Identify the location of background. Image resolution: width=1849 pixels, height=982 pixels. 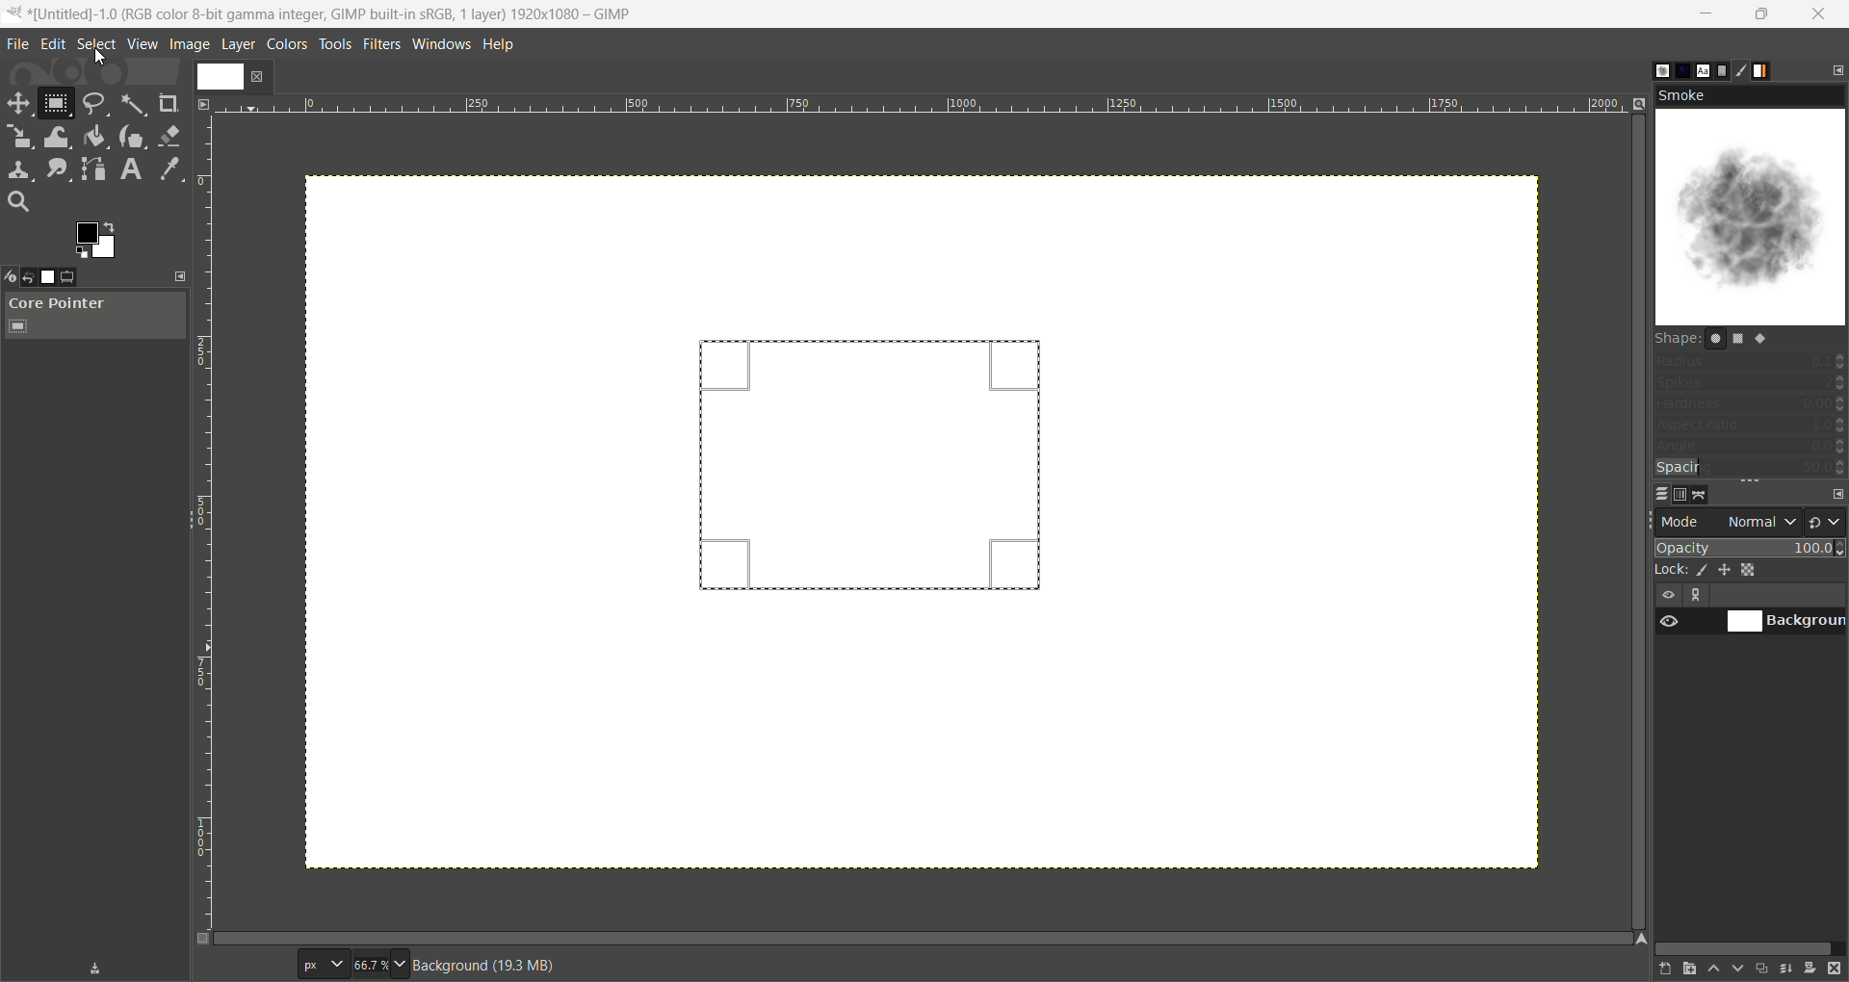
(488, 967).